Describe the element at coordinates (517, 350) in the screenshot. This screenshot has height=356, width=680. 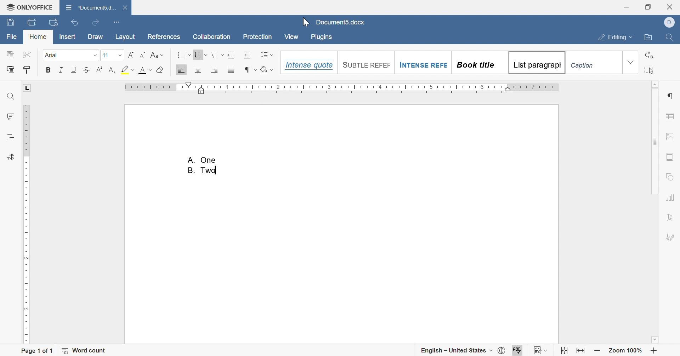
I see `spell checking` at that location.